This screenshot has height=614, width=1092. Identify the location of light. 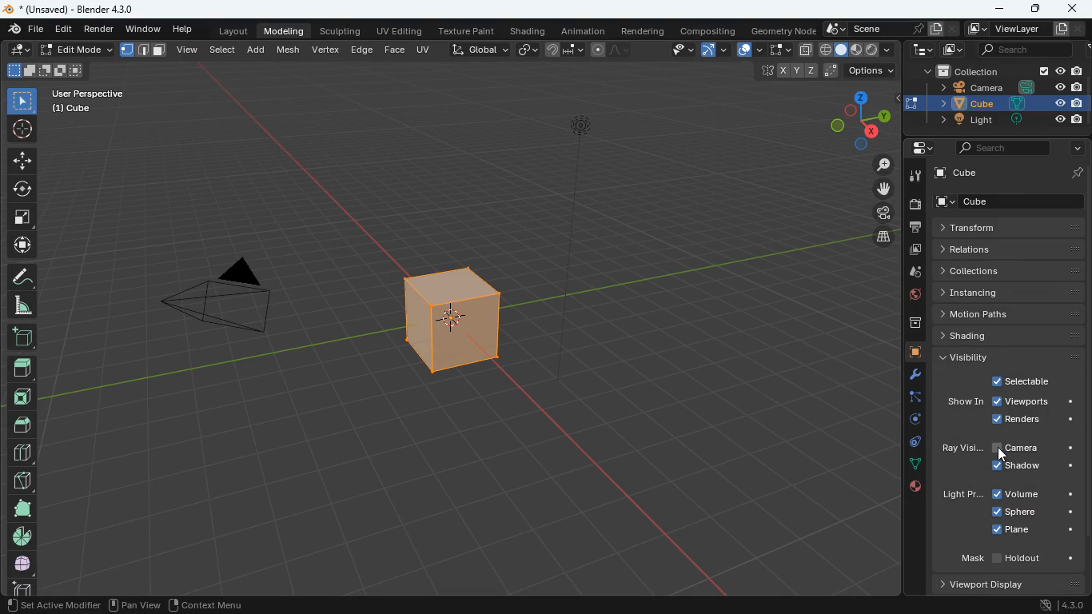
(1006, 120).